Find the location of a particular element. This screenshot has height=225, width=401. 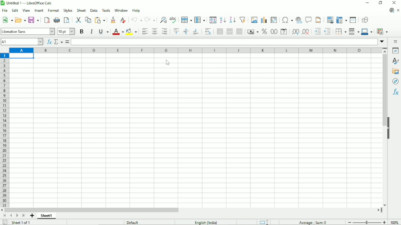

Clear direct formatting is located at coordinates (123, 21).